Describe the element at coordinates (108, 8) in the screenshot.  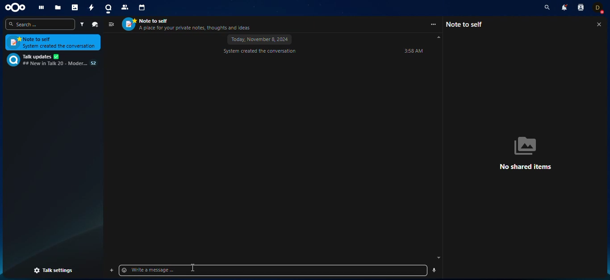
I see `talk` at that location.